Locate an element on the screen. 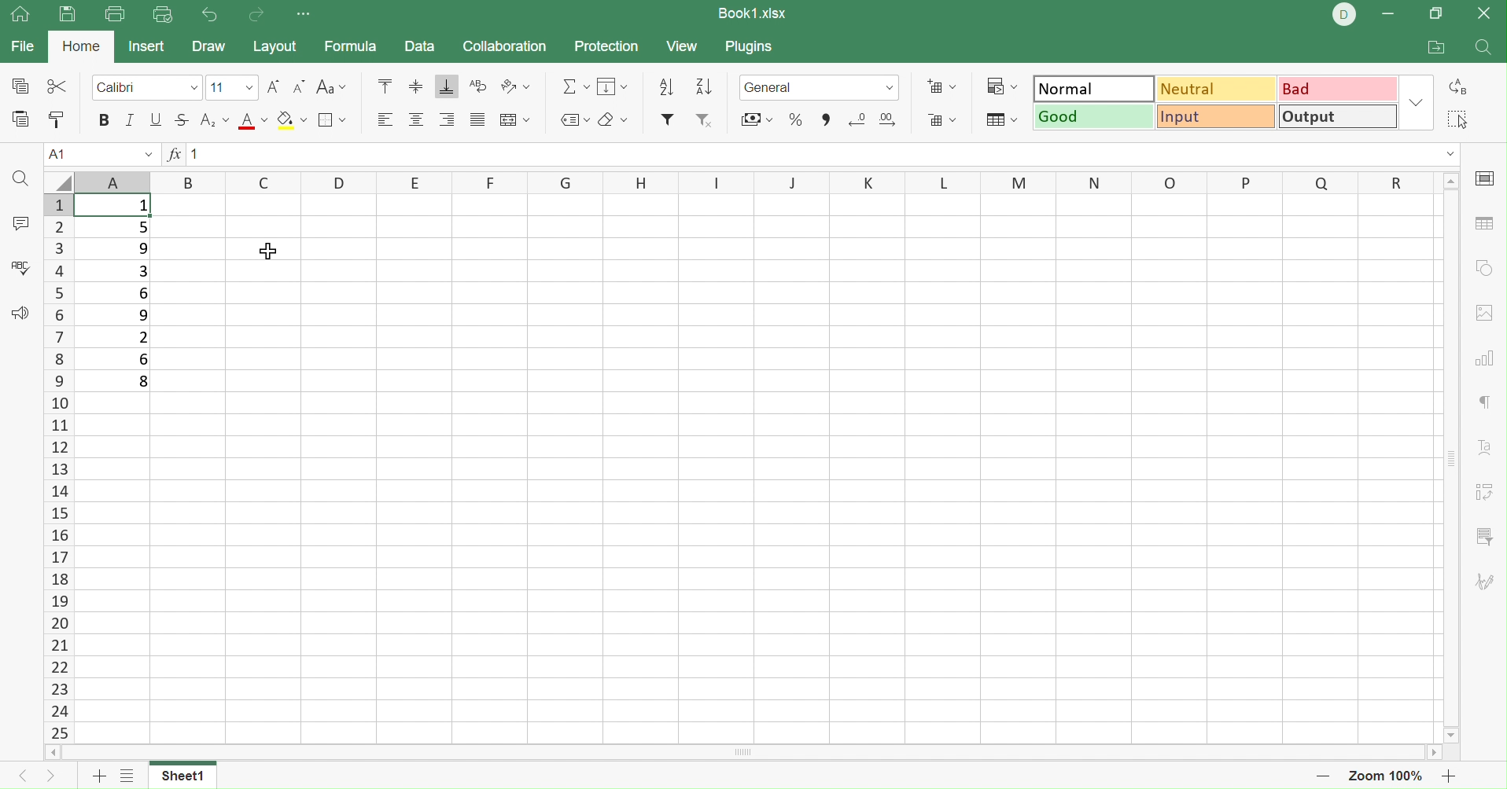 The image size is (1507, 789). Drop down is located at coordinates (1451, 154).